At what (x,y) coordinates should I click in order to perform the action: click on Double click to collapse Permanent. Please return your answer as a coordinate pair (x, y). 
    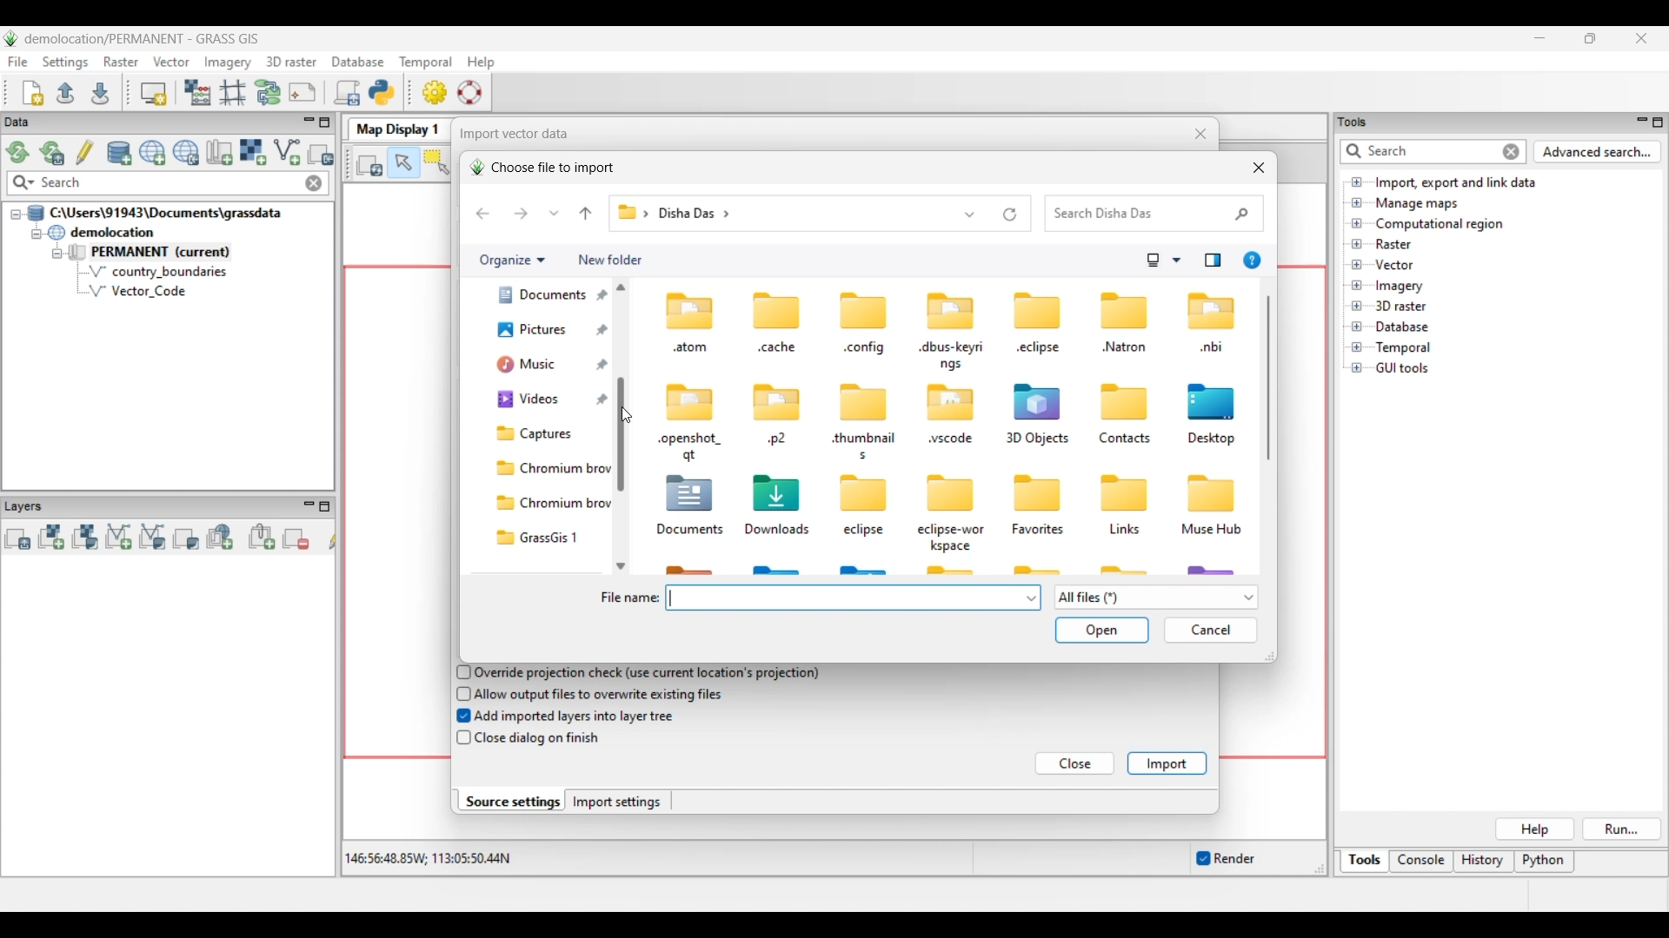
    Looking at the image, I should click on (173, 253).